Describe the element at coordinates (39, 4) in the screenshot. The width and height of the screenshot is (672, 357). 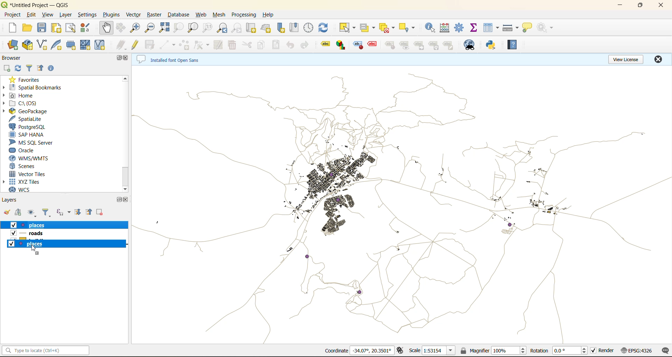
I see `file name and app name` at that location.